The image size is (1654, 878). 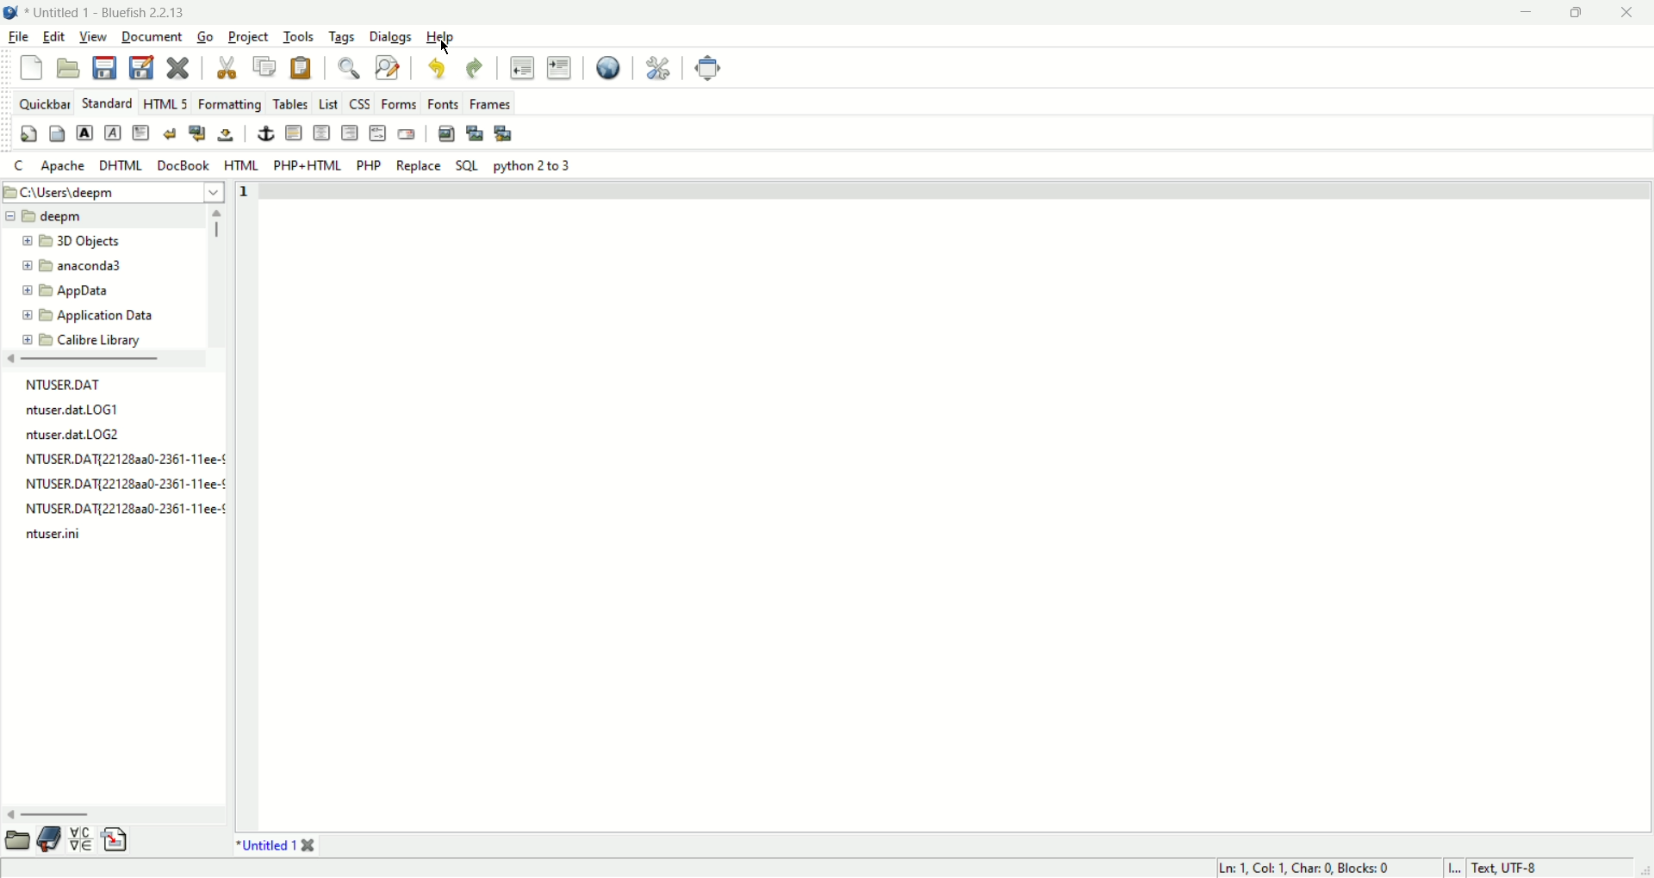 What do you see at coordinates (165, 103) in the screenshot?
I see `HTML5` at bounding box center [165, 103].